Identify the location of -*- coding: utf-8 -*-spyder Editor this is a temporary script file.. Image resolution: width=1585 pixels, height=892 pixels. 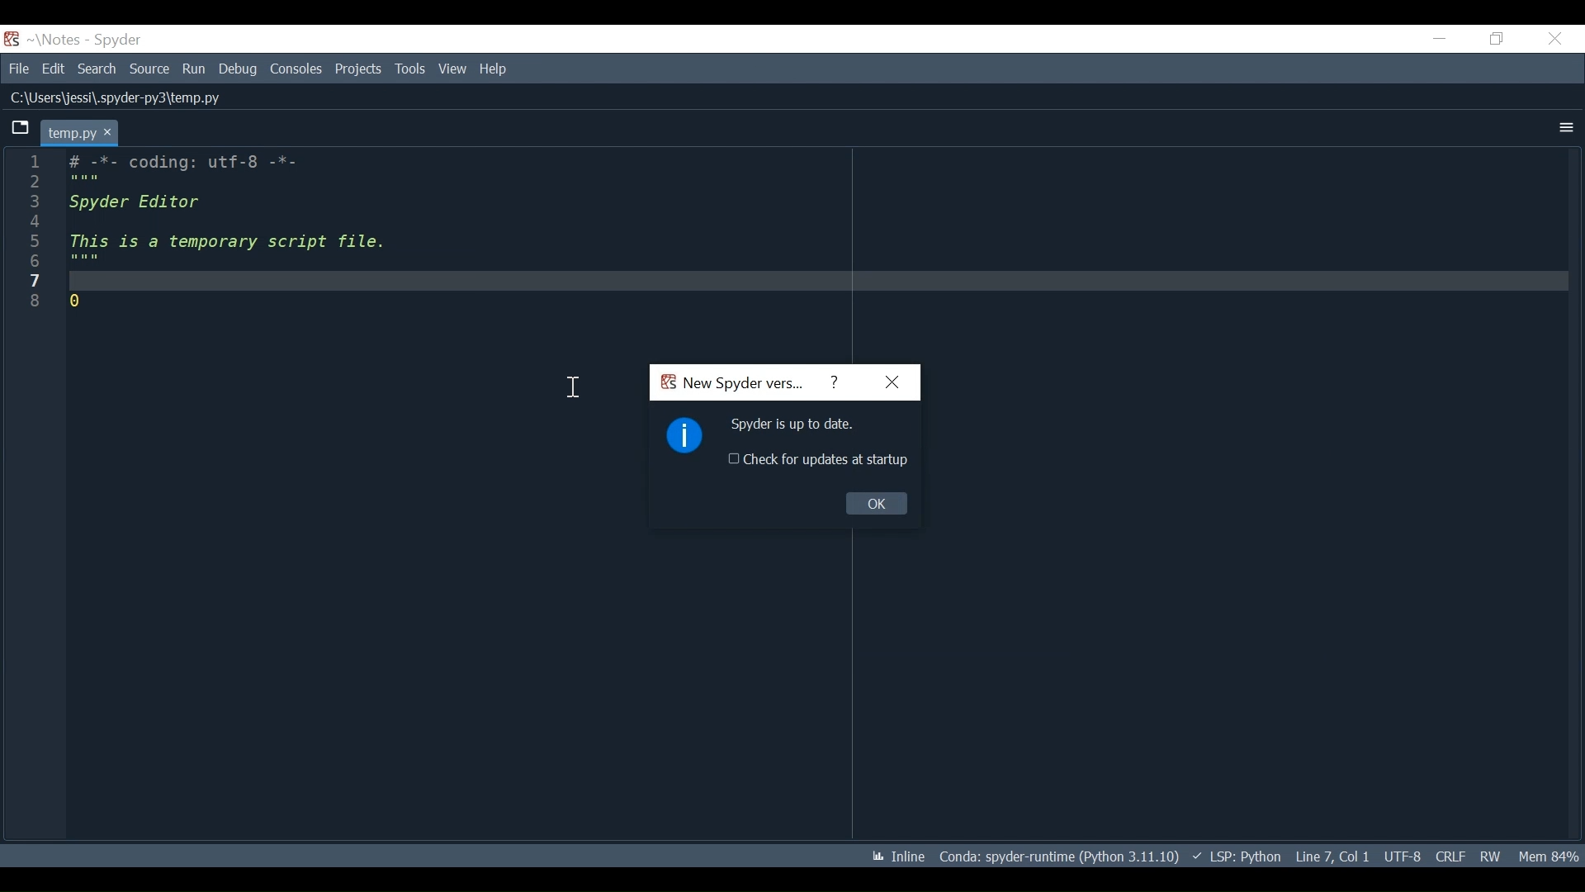
(229, 231).